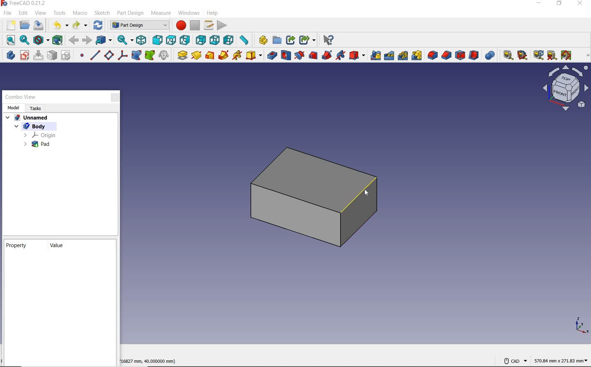 This screenshot has width=591, height=367. I want to click on linear pattern, so click(389, 56).